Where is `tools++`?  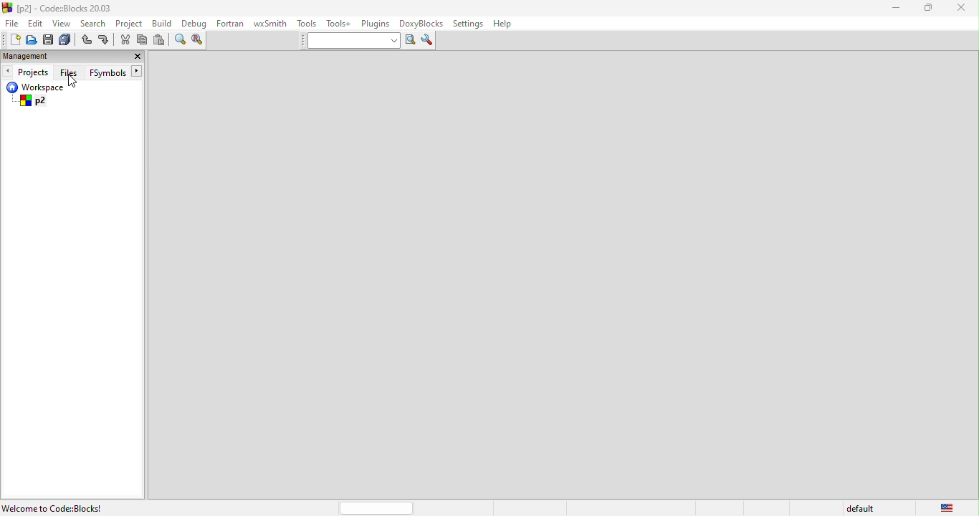
tools++ is located at coordinates (338, 23).